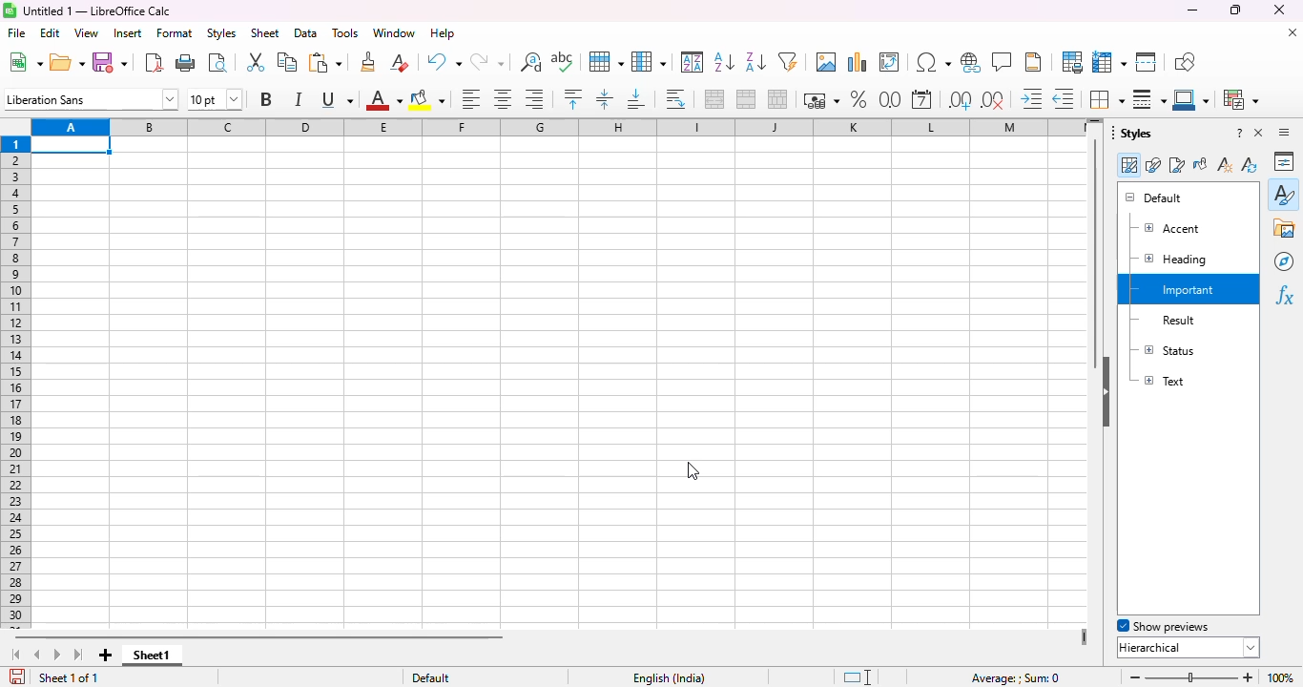 The height and width of the screenshot is (687, 1303). Describe the element at coordinates (10, 10) in the screenshot. I see `logo` at that location.